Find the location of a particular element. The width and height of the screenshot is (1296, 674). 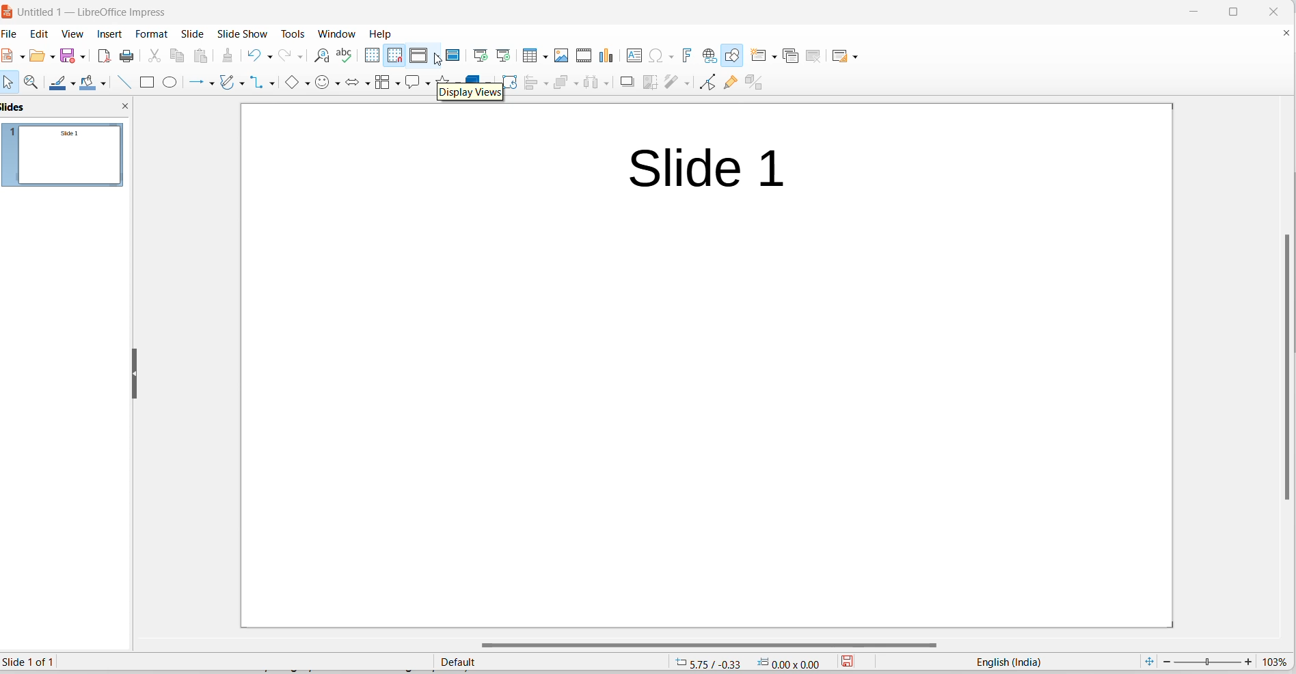

table grid is located at coordinates (544, 58).